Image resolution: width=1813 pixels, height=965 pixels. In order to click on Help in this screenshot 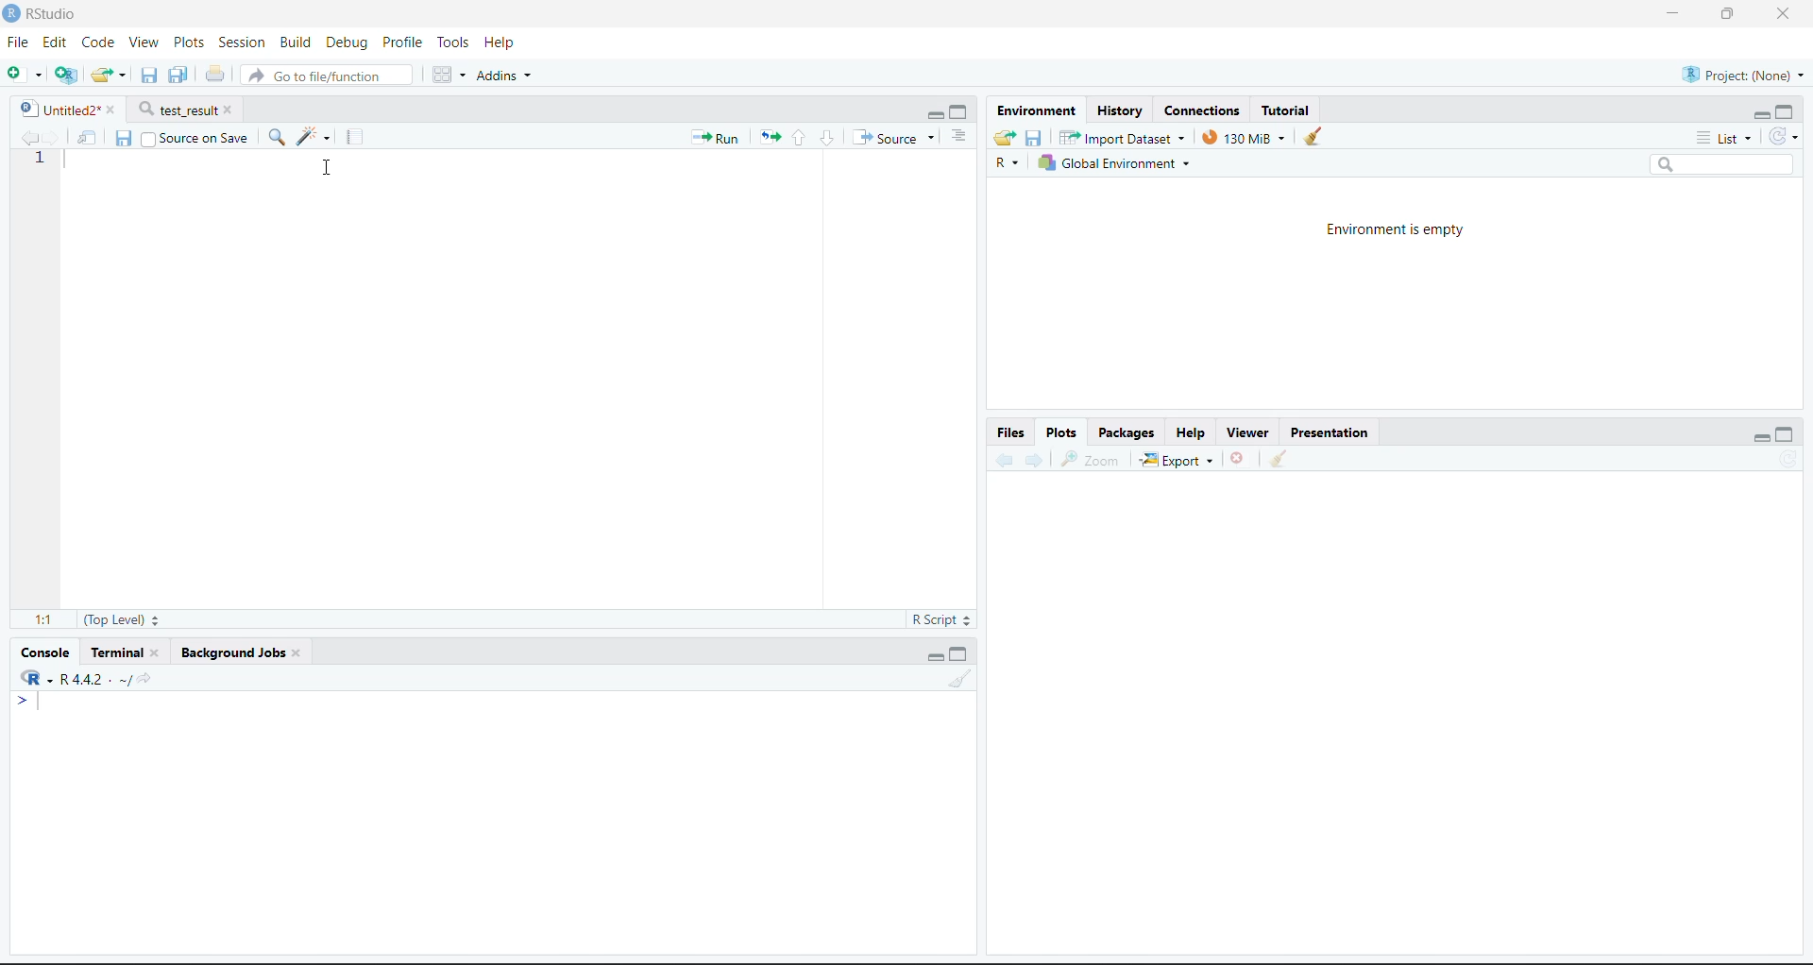, I will do `click(1192, 431)`.